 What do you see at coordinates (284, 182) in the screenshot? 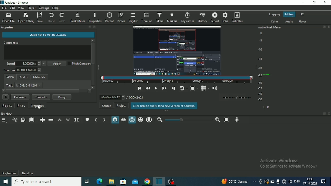
I see `Internet` at bounding box center [284, 182].